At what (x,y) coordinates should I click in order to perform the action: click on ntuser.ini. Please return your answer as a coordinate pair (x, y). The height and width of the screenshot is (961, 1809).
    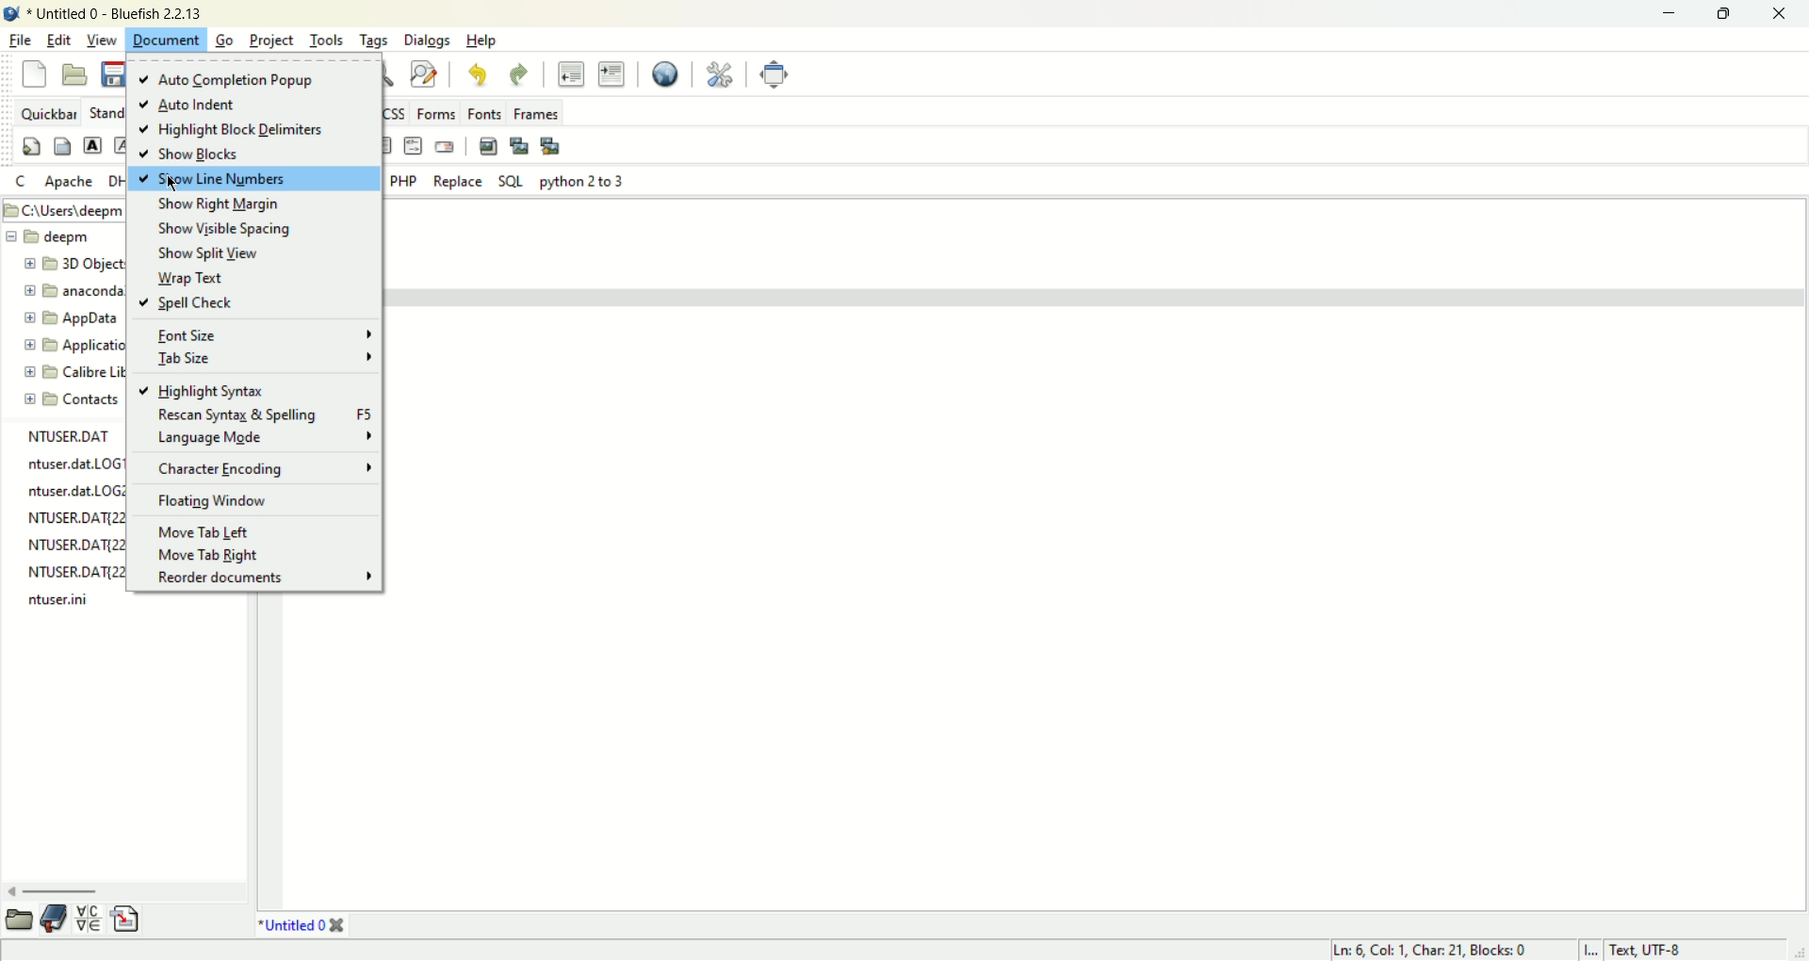
    Looking at the image, I should click on (61, 600).